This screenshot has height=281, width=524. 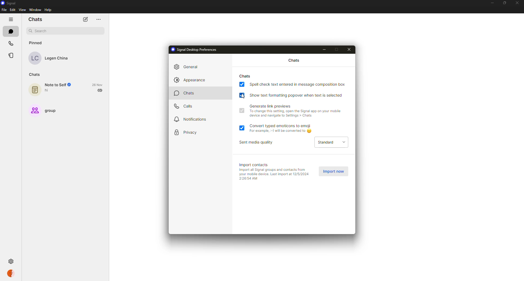 What do you see at coordinates (242, 95) in the screenshot?
I see `enabled` at bounding box center [242, 95].